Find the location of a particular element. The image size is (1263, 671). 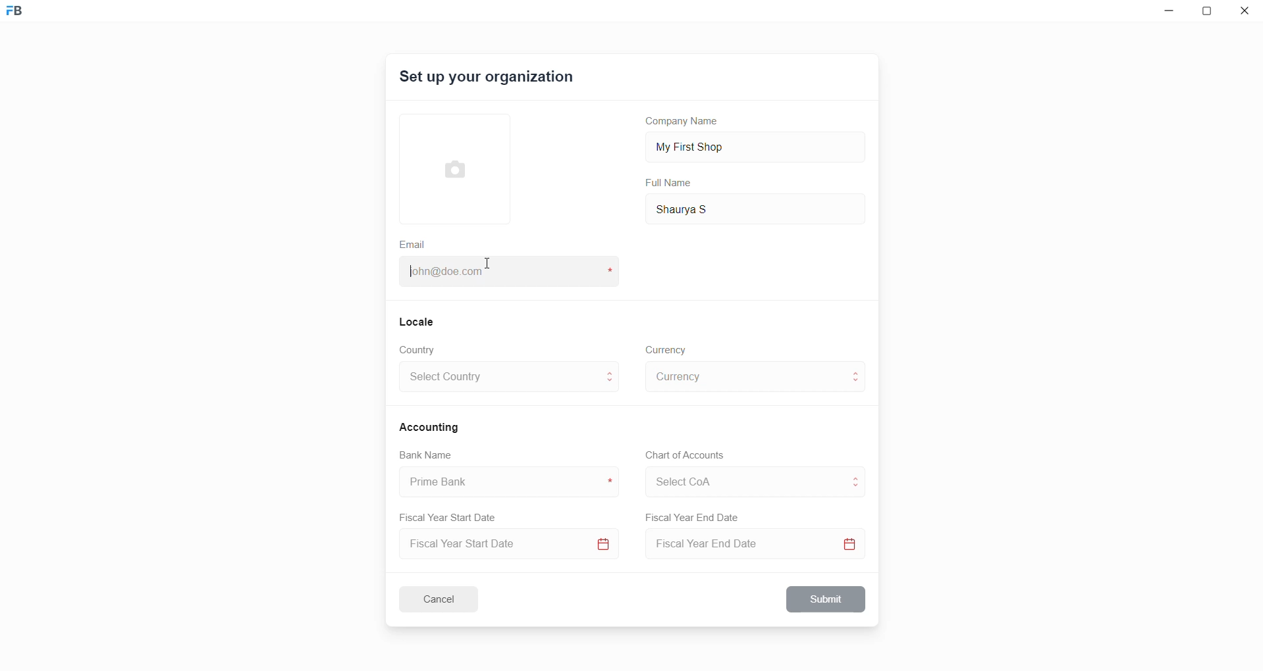

Chart of Accounts is located at coordinates (681, 455).